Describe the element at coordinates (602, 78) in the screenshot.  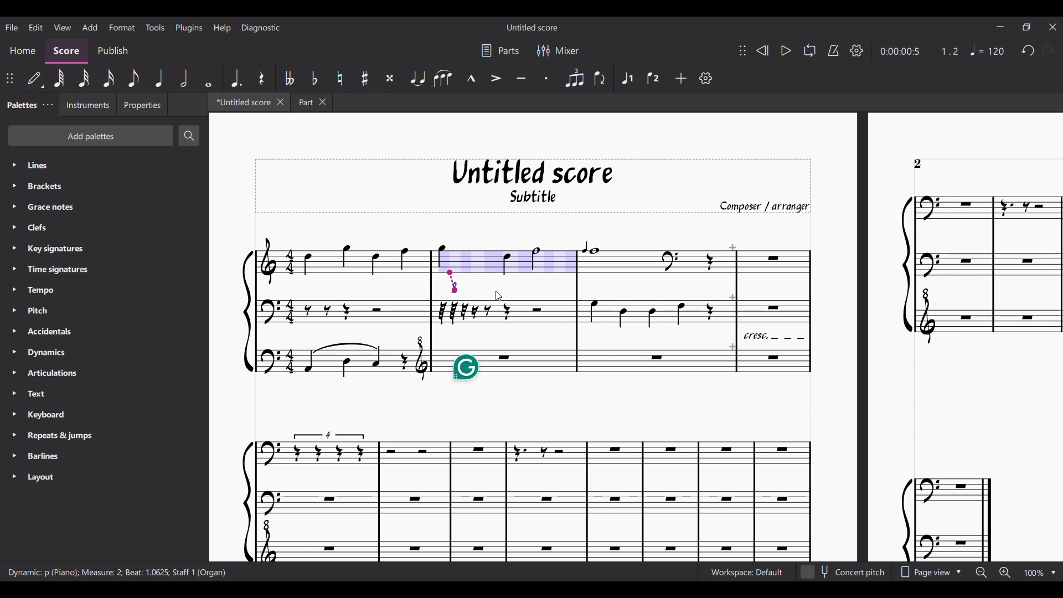
I see `Flip direction` at that location.